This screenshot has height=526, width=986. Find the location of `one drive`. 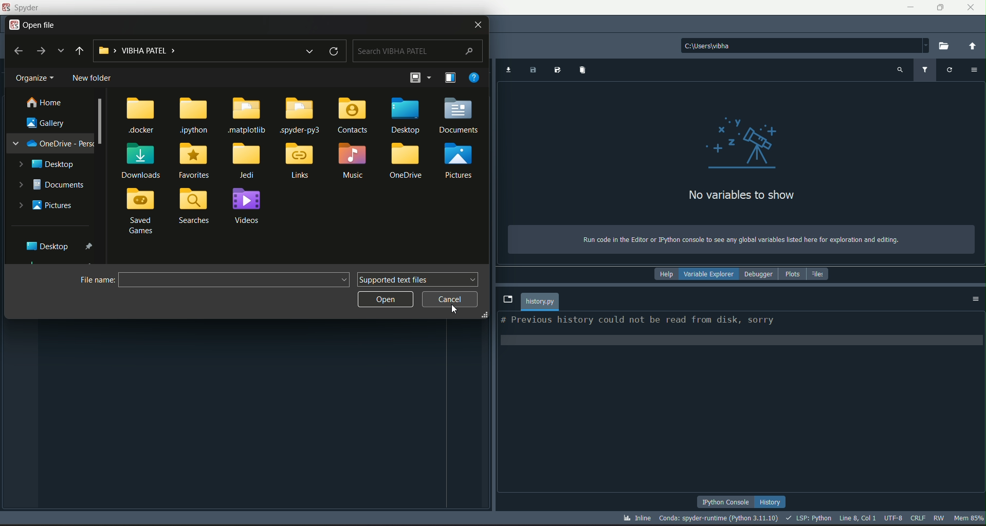

one drive is located at coordinates (53, 143).